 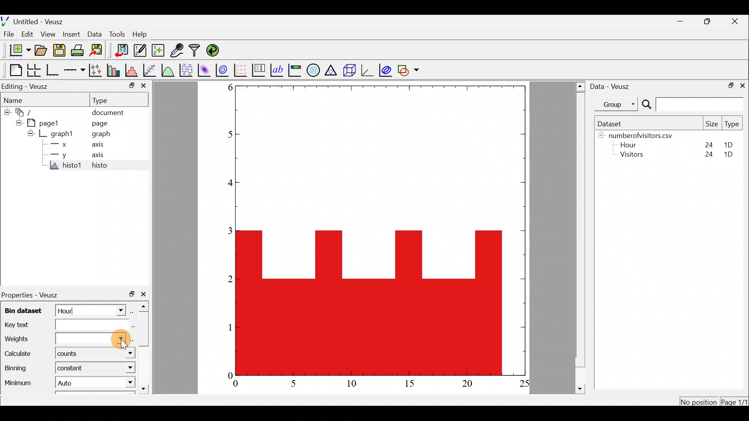 What do you see at coordinates (101, 124) in the screenshot?
I see `page` at bounding box center [101, 124].